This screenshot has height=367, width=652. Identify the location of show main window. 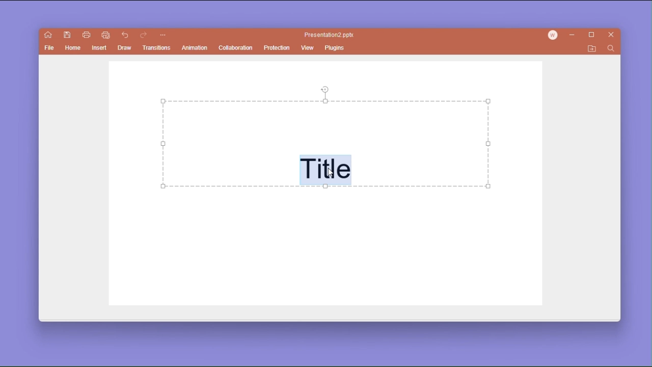
(48, 35).